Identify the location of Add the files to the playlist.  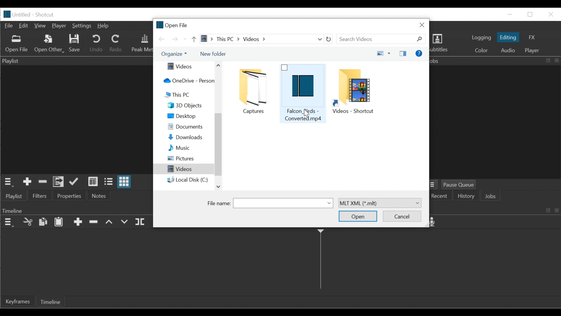
(58, 182).